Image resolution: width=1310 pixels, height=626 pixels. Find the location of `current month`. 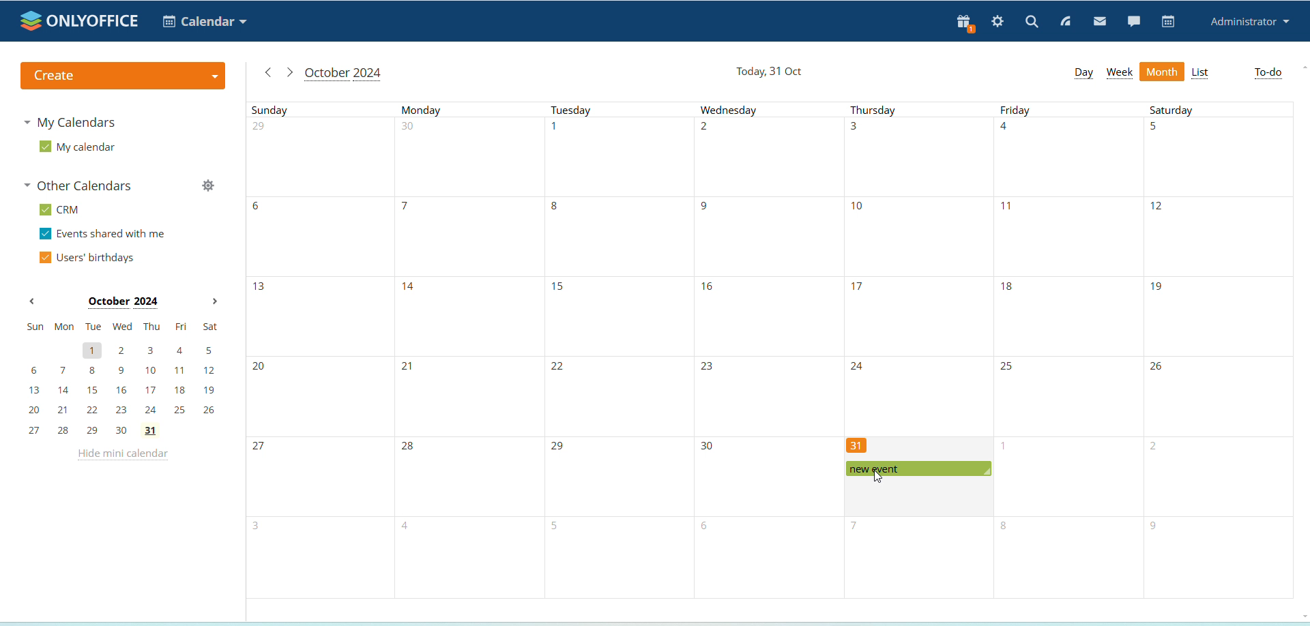

current month is located at coordinates (343, 74).